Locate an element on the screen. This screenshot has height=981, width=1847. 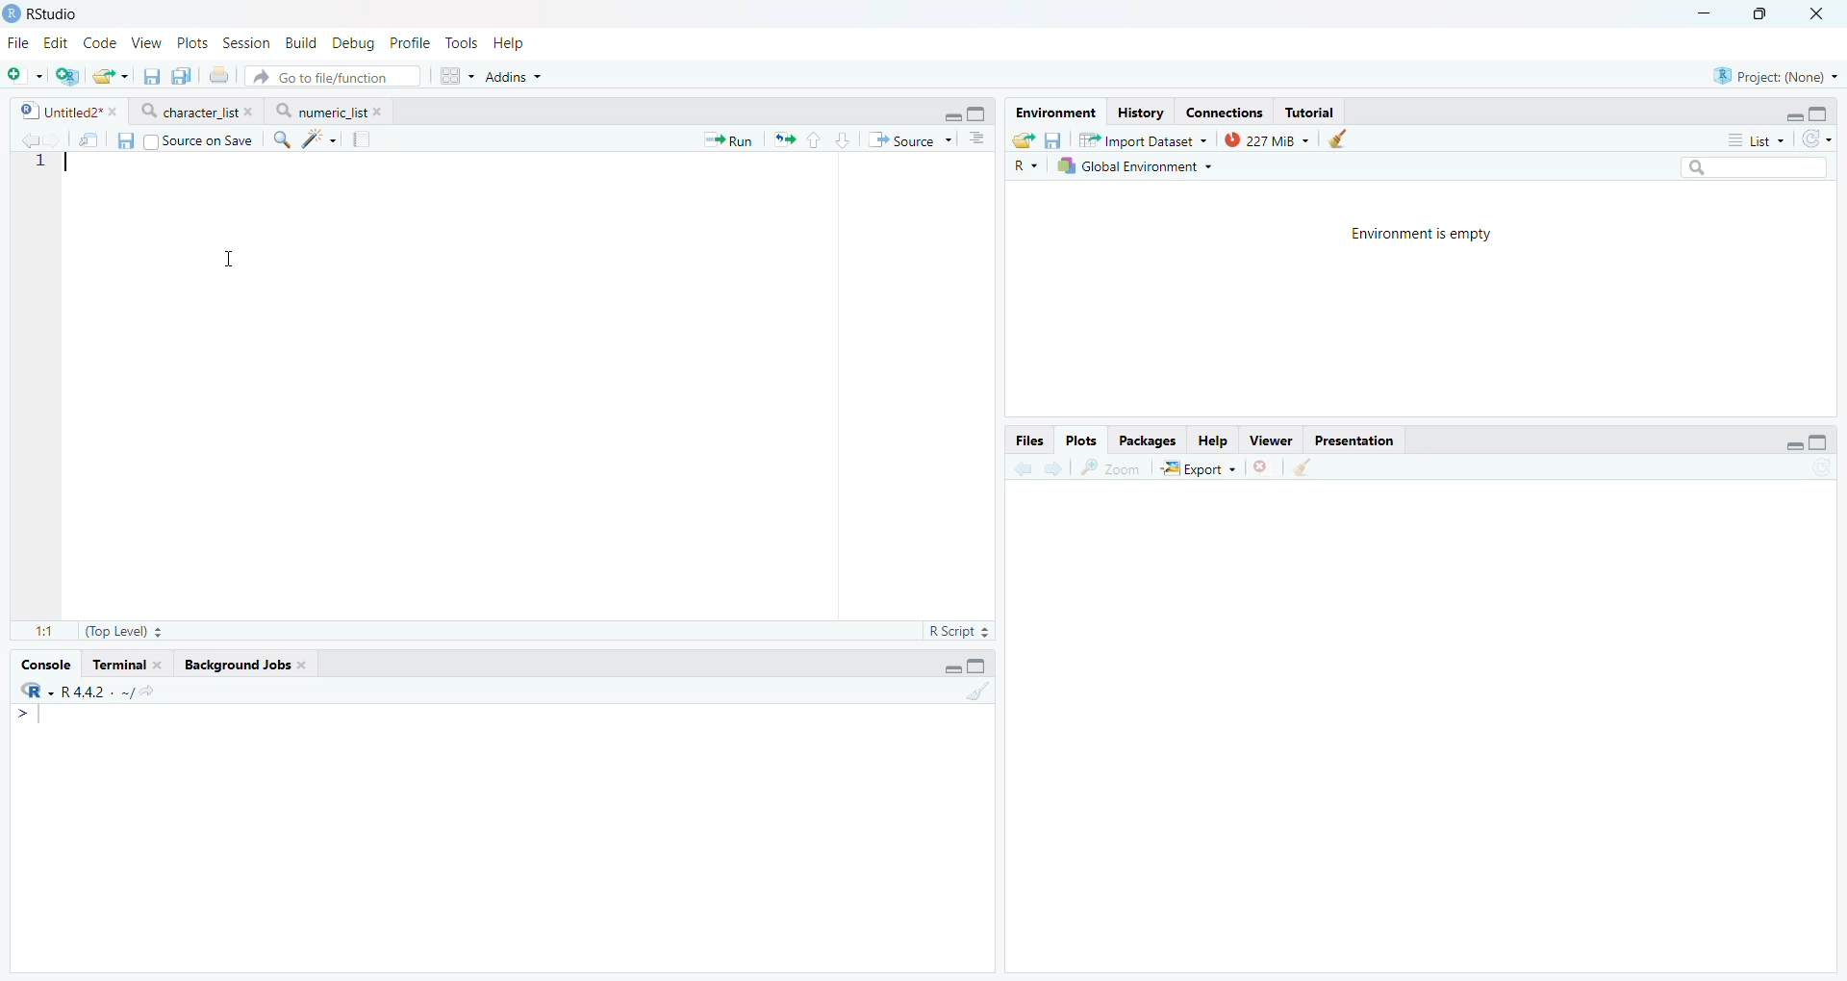
R -R 4.4.2. ~/ is located at coordinates (88, 691).